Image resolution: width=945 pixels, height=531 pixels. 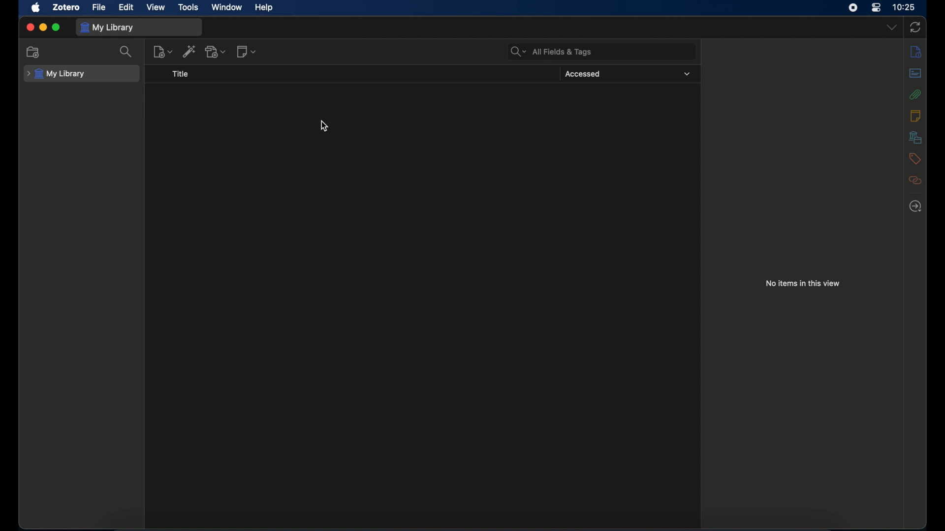 I want to click on notes, so click(x=916, y=51).